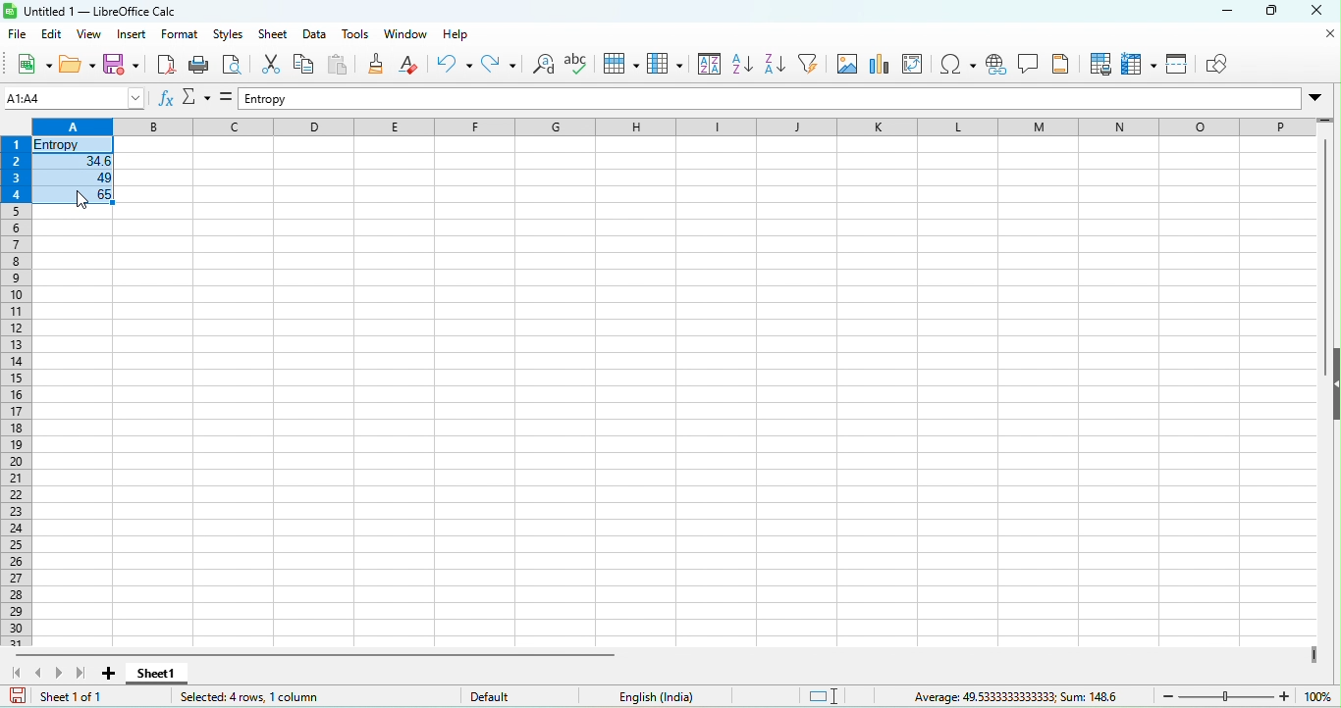 This screenshot has height=708, width=1341. Describe the element at coordinates (1328, 232) in the screenshot. I see `vertical scroll bar` at that location.